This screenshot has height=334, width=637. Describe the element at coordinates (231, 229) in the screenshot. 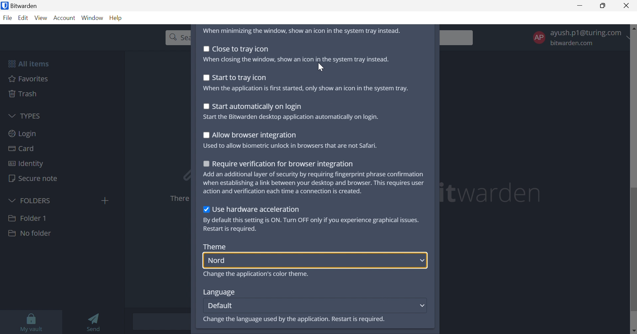

I see `Restart is required.` at that location.